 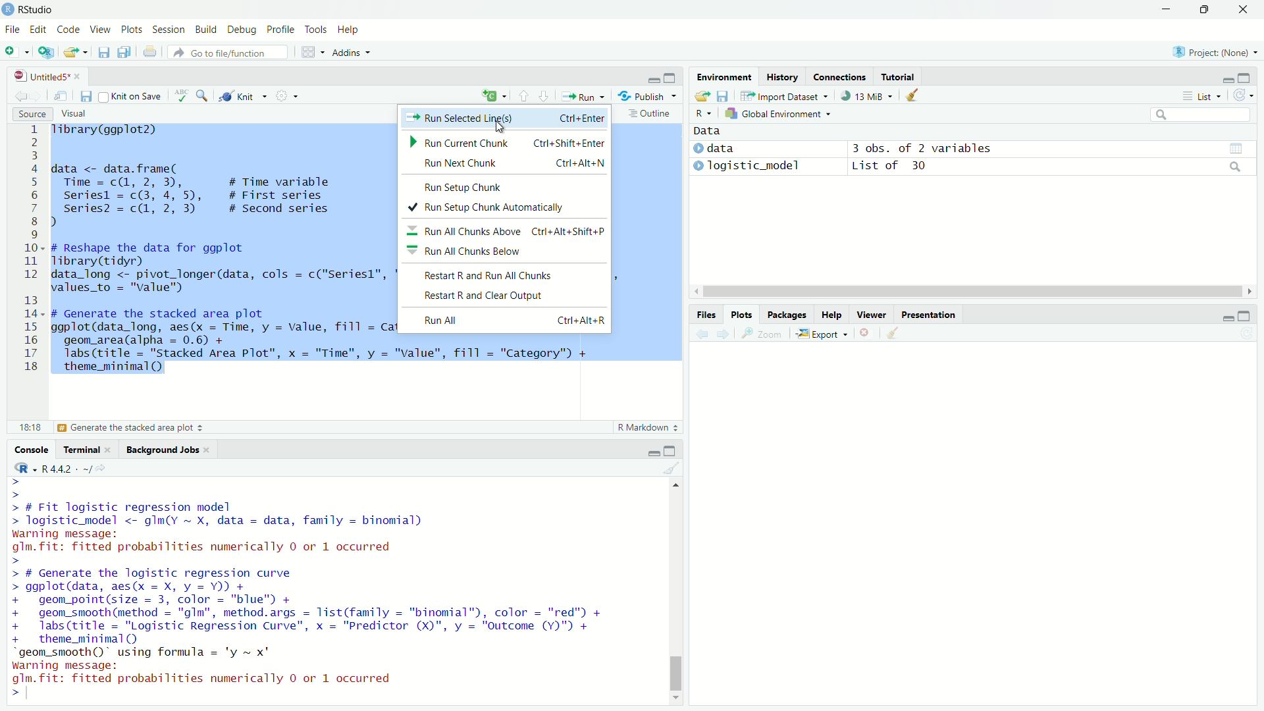 I want to click on back, so click(x=700, y=336).